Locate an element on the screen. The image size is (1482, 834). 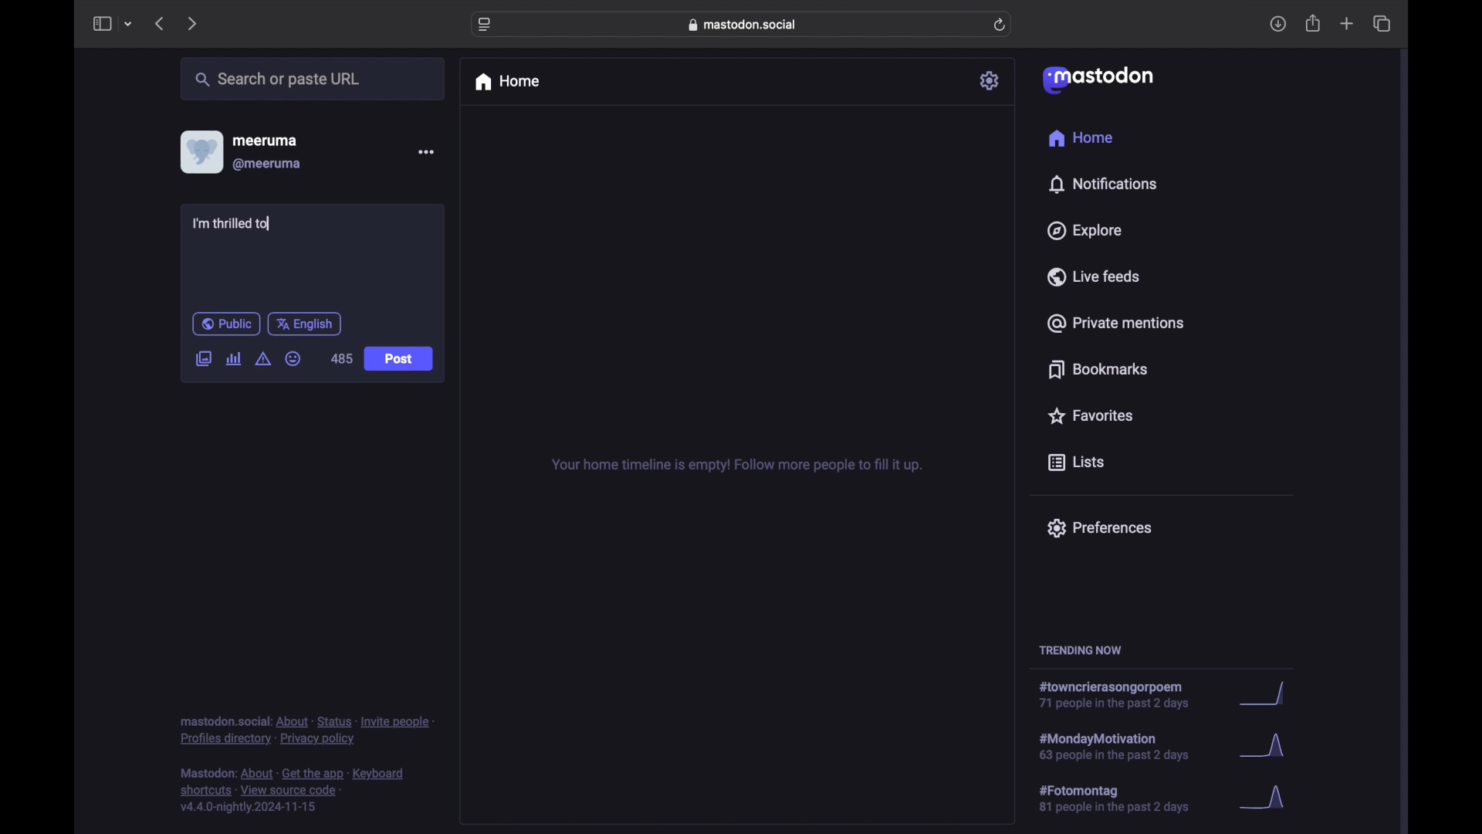
trending now is located at coordinates (1080, 650).